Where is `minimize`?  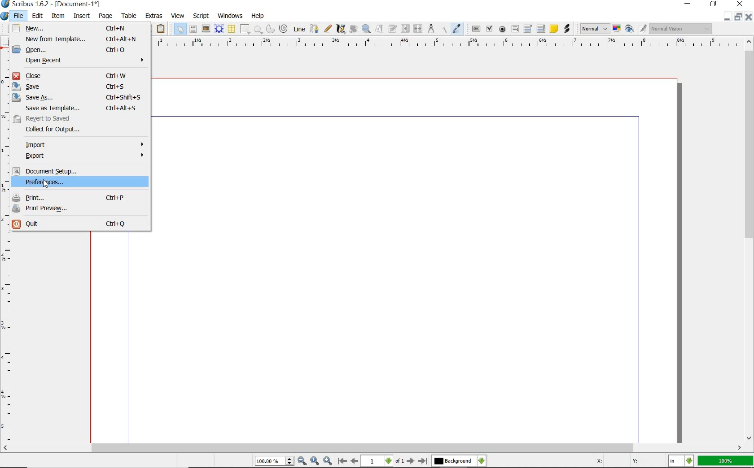
minimize is located at coordinates (739, 17).